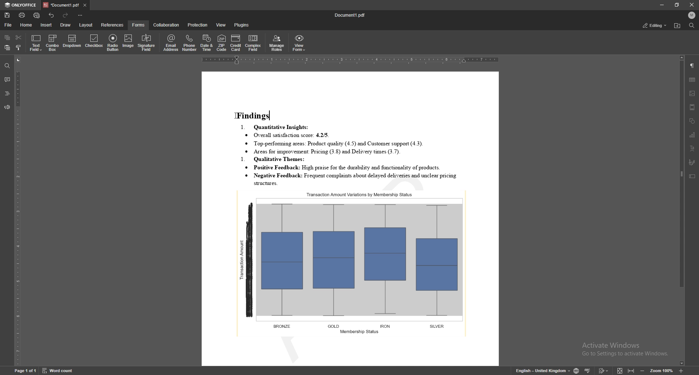  What do you see at coordinates (277, 44) in the screenshot?
I see `manage roles` at bounding box center [277, 44].